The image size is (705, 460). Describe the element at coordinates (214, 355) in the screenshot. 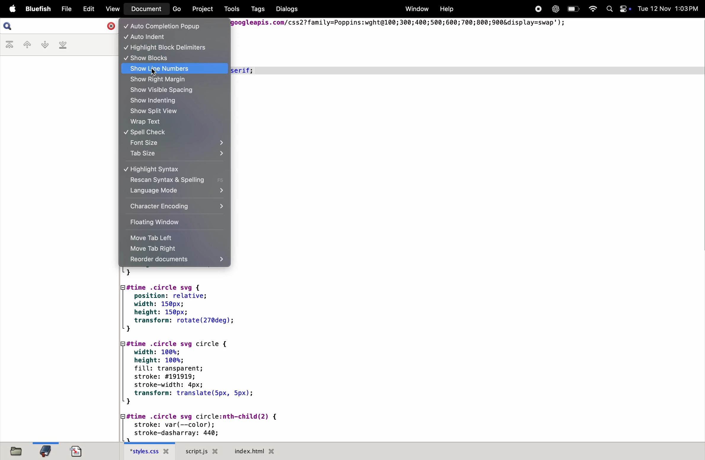

I see `code block` at that location.